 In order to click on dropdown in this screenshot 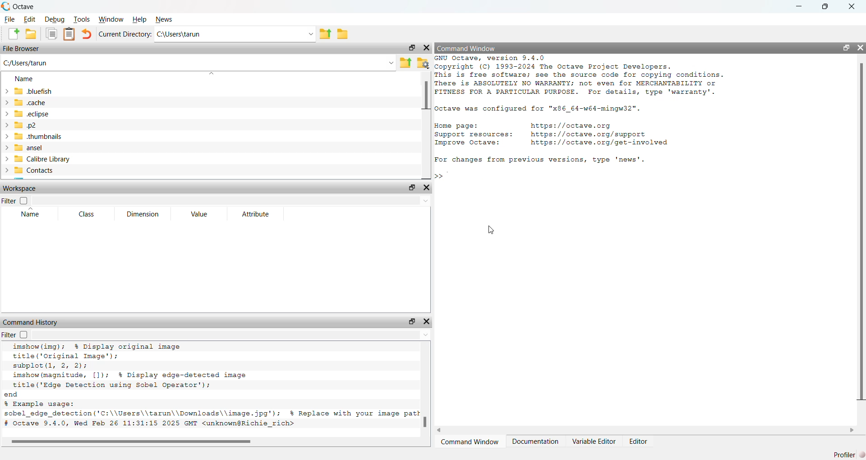, I will do `click(232, 201)`.